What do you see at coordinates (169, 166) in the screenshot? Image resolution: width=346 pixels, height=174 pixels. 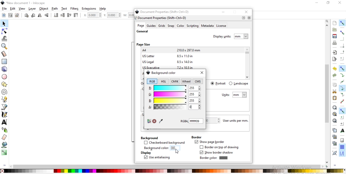 I see `scrollbar` at bounding box center [169, 166].